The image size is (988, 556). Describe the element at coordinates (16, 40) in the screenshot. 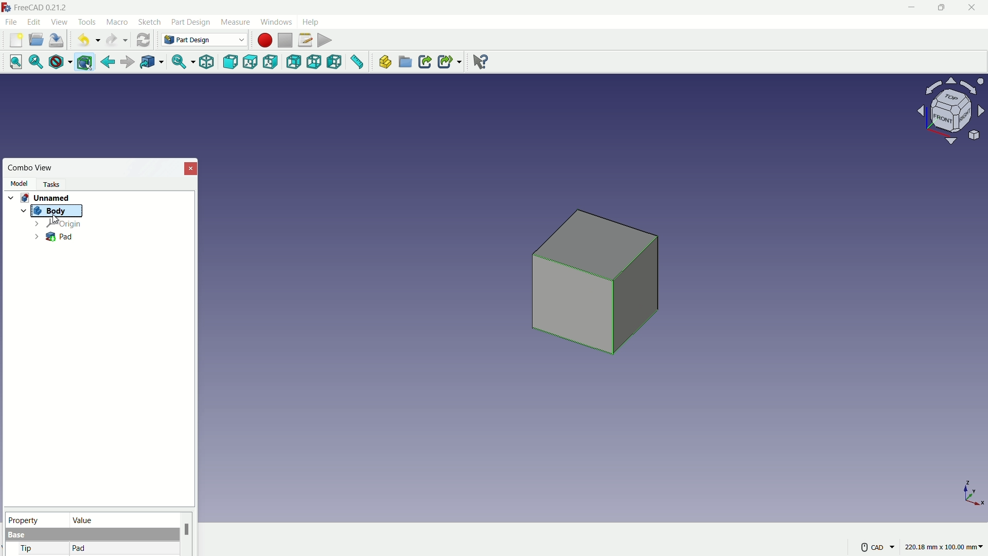

I see `new file` at that location.